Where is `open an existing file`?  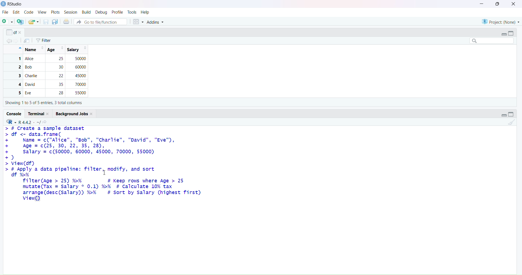
open an existing file is located at coordinates (34, 22).